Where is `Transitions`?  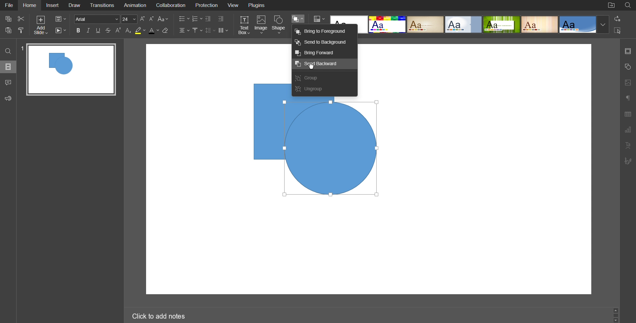 Transitions is located at coordinates (103, 5).